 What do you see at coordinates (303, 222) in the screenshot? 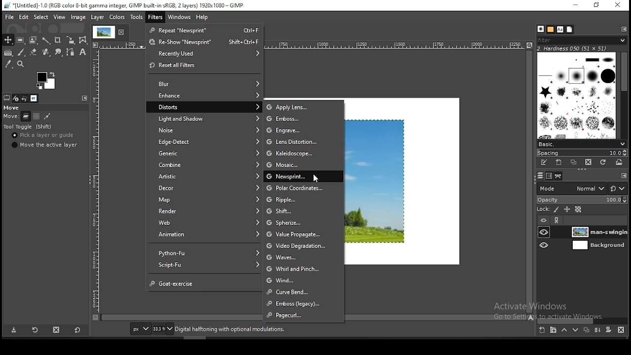
I see `spherize` at bounding box center [303, 222].